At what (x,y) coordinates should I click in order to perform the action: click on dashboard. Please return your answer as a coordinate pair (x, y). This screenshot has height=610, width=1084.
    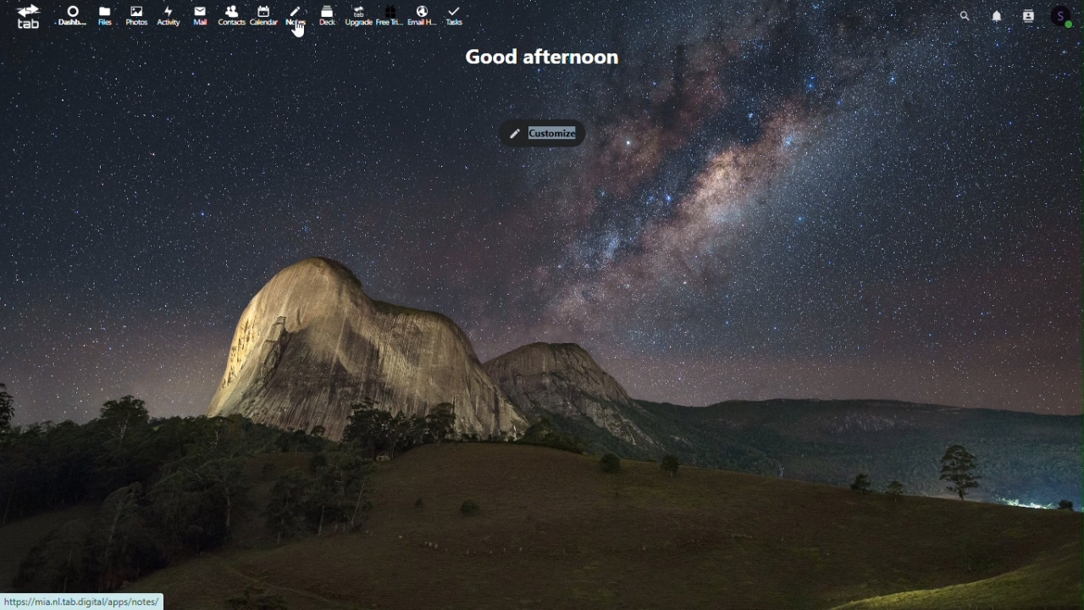
    Looking at the image, I should click on (67, 17).